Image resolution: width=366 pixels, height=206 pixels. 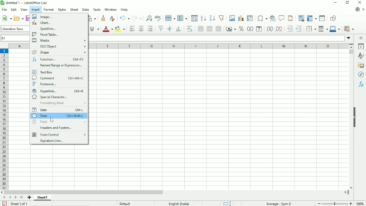 What do you see at coordinates (59, 78) in the screenshot?
I see `Comment` at bounding box center [59, 78].